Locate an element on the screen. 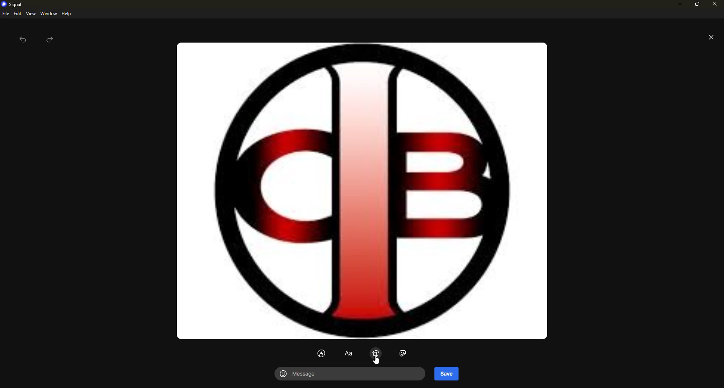  save is located at coordinates (447, 373).